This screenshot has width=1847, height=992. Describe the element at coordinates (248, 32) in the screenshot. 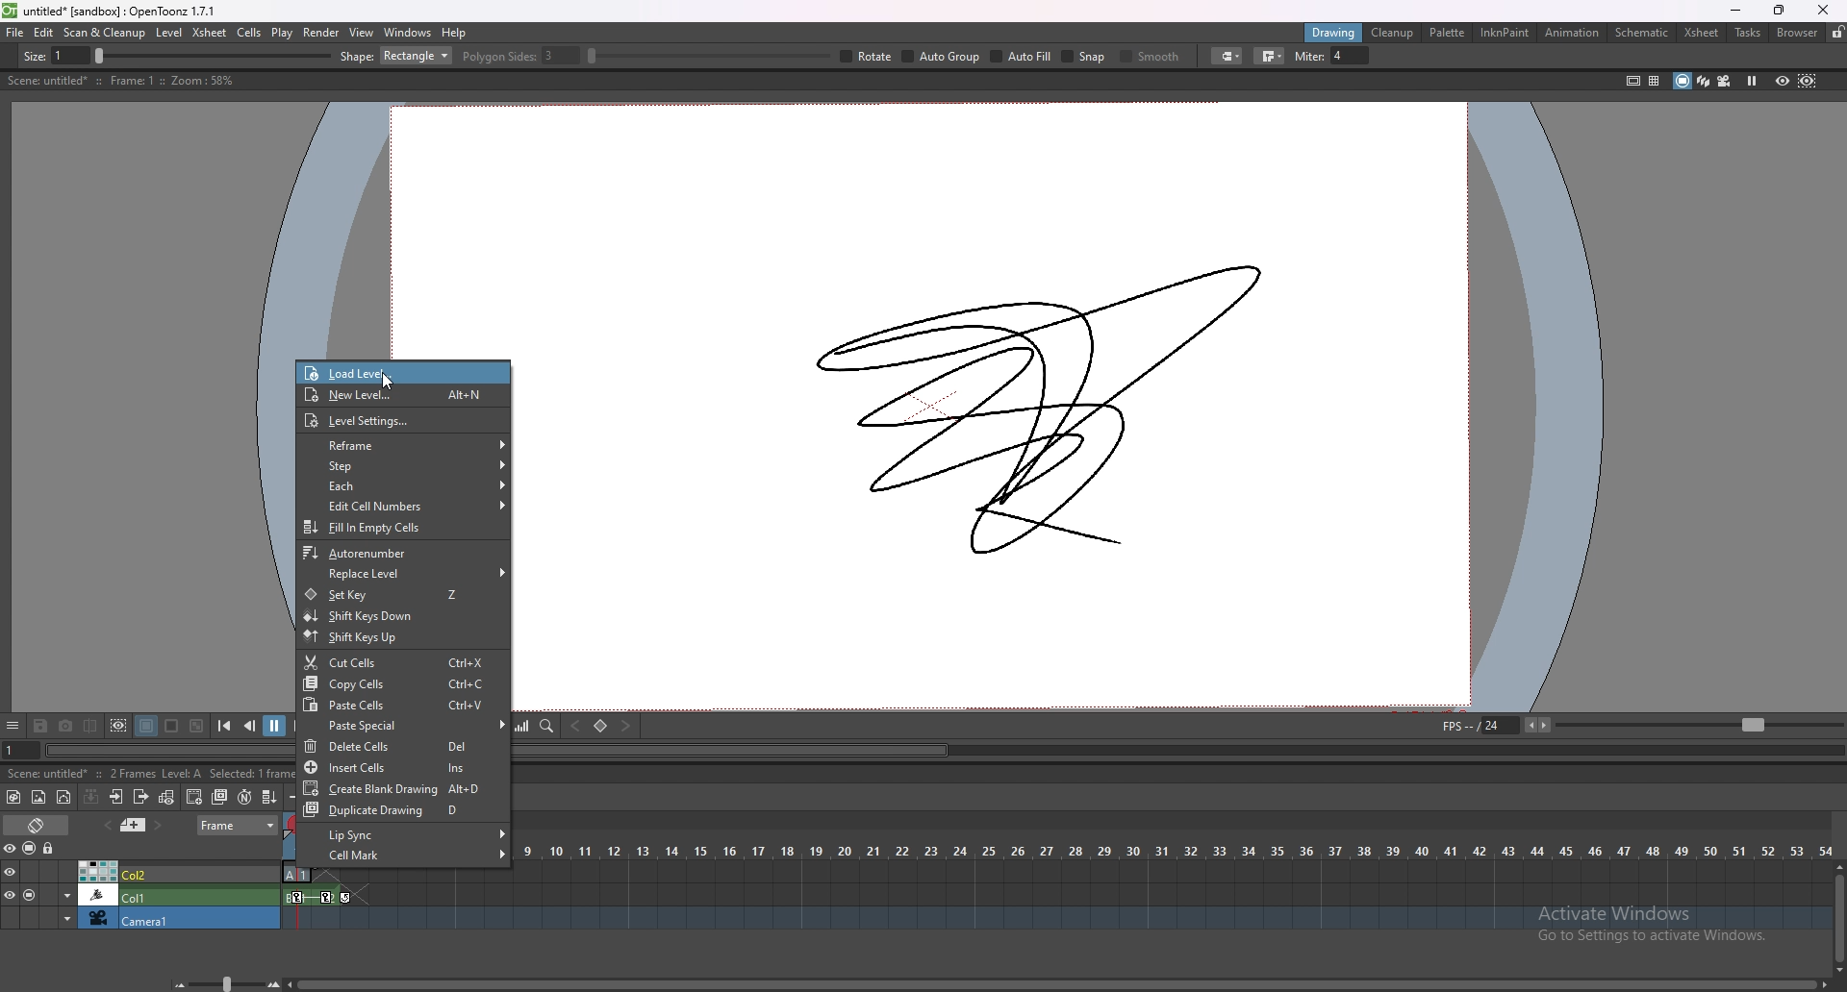

I see `cells` at that location.